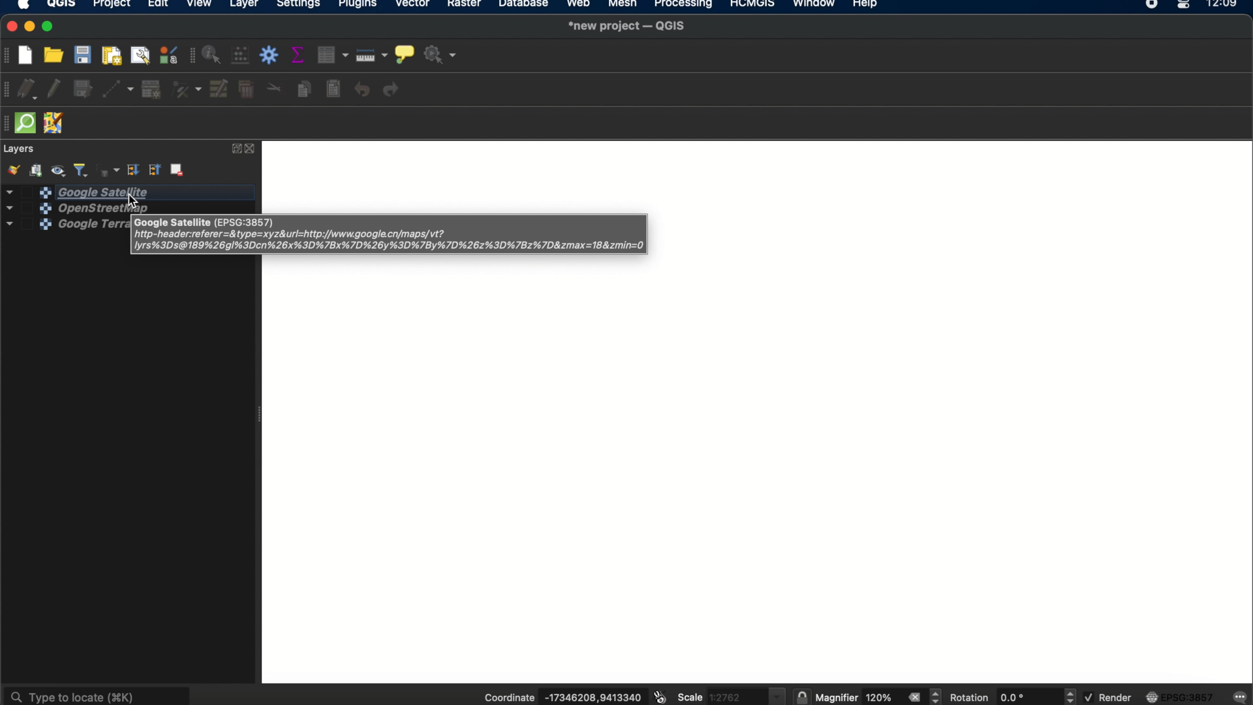 The width and height of the screenshot is (1253, 705). Describe the element at coordinates (29, 54) in the screenshot. I see `new project` at that location.